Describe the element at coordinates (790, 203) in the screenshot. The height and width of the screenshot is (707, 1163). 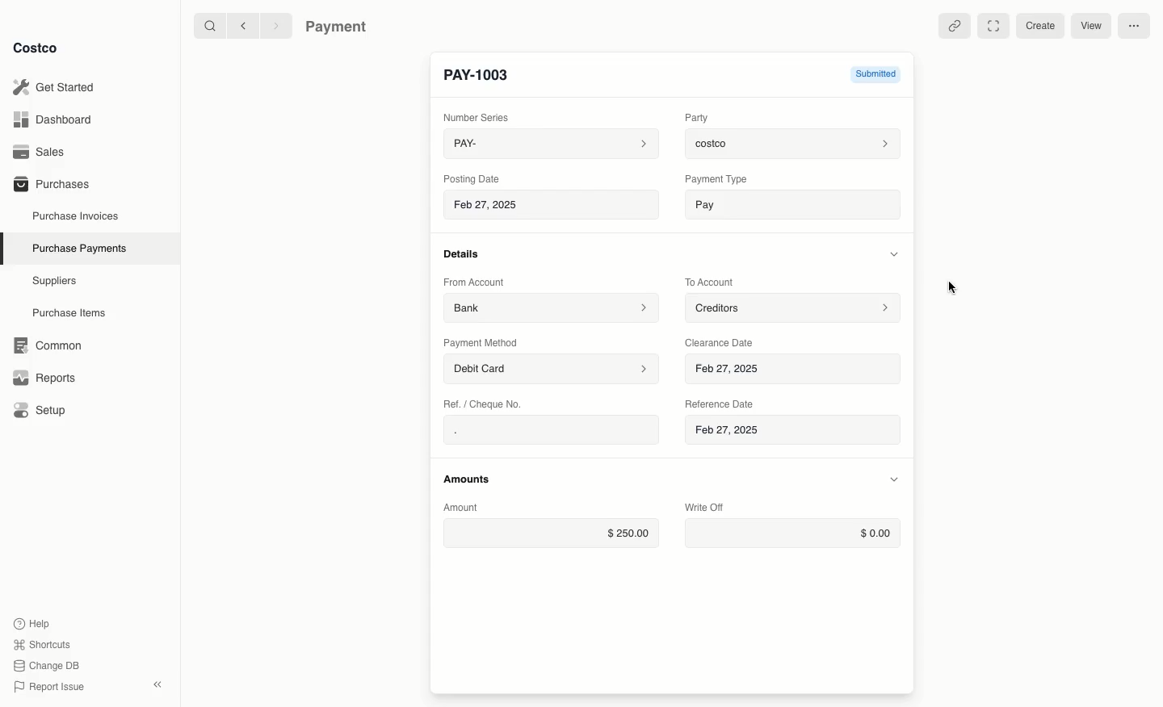
I see `Pay` at that location.